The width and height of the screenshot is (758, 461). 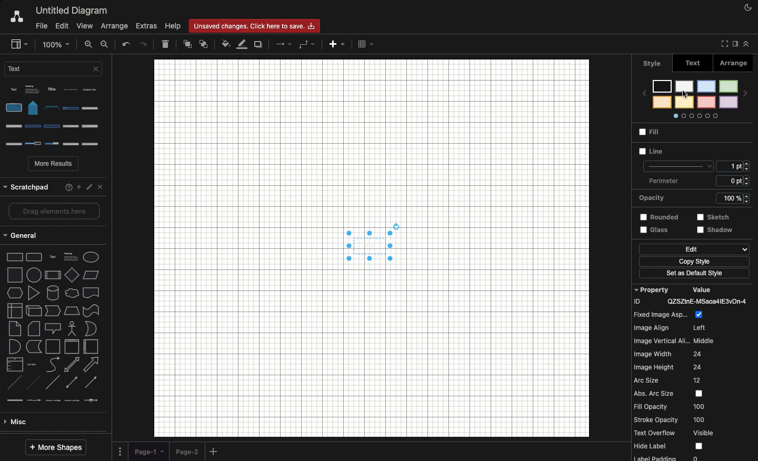 I want to click on Styles, so click(x=692, y=101).